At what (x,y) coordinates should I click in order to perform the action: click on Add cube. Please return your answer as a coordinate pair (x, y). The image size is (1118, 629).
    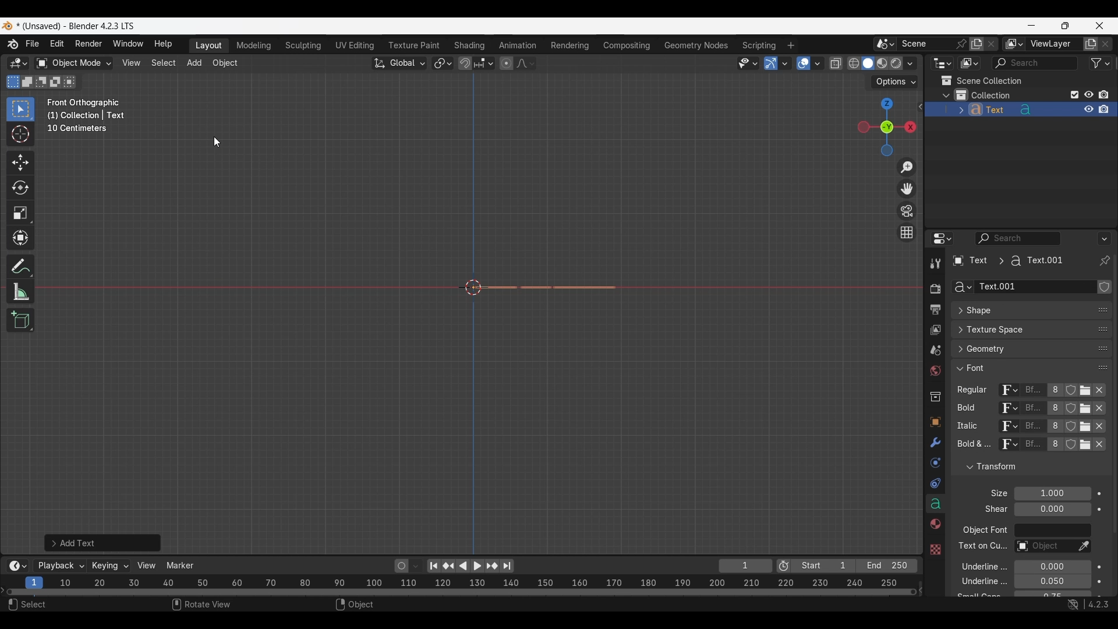
    Looking at the image, I should click on (20, 320).